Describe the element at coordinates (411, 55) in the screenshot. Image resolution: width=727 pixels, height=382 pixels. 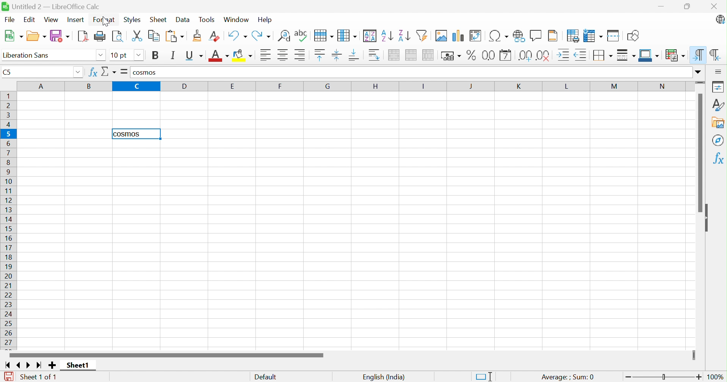
I see `Merge cells` at that location.